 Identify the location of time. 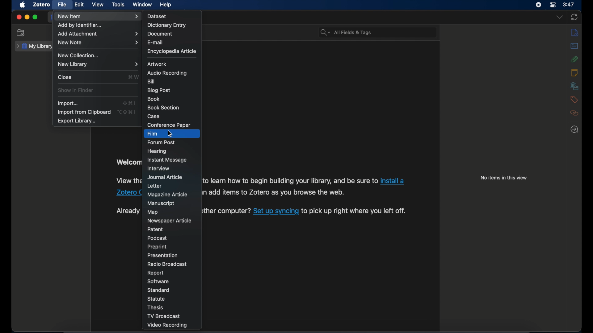
(569, 4).